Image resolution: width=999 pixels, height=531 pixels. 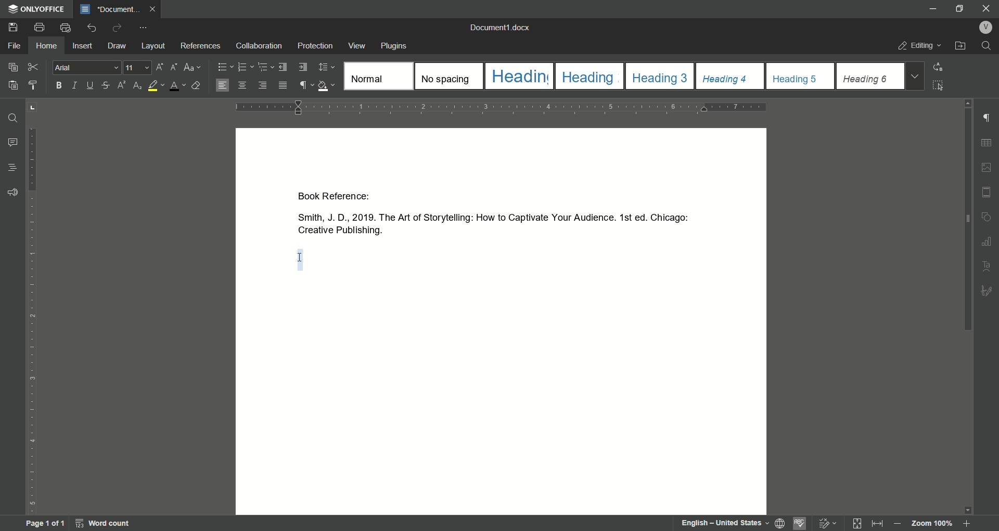 What do you see at coordinates (57, 85) in the screenshot?
I see `bold` at bounding box center [57, 85].